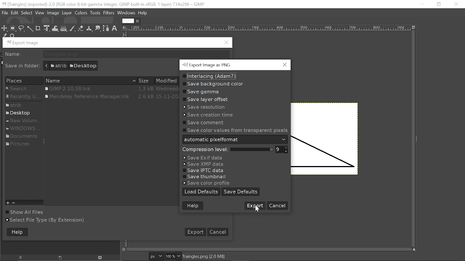  What do you see at coordinates (205, 171) in the screenshot?
I see `Save IPTC data` at bounding box center [205, 171].